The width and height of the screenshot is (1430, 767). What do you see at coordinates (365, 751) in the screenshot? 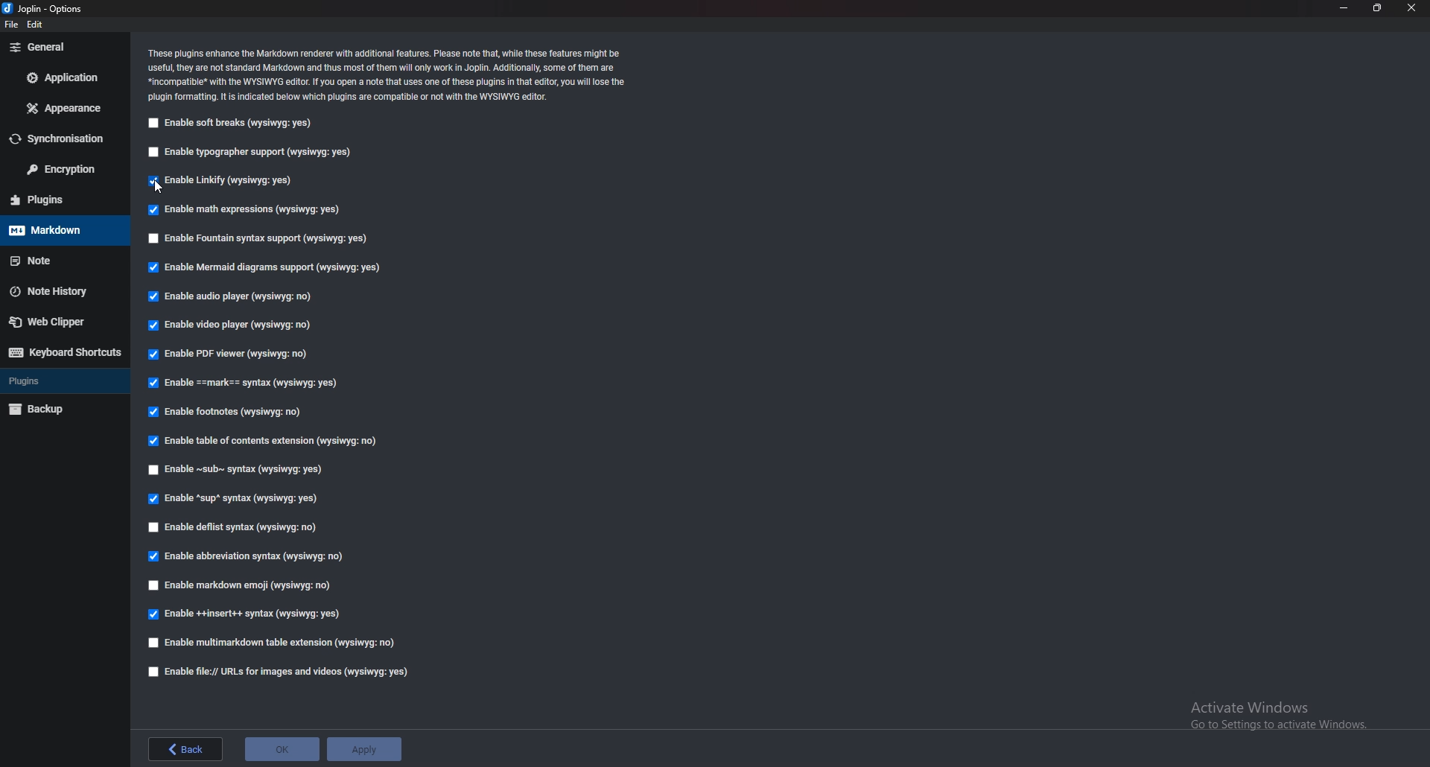
I see `Apply` at bounding box center [365, 751].